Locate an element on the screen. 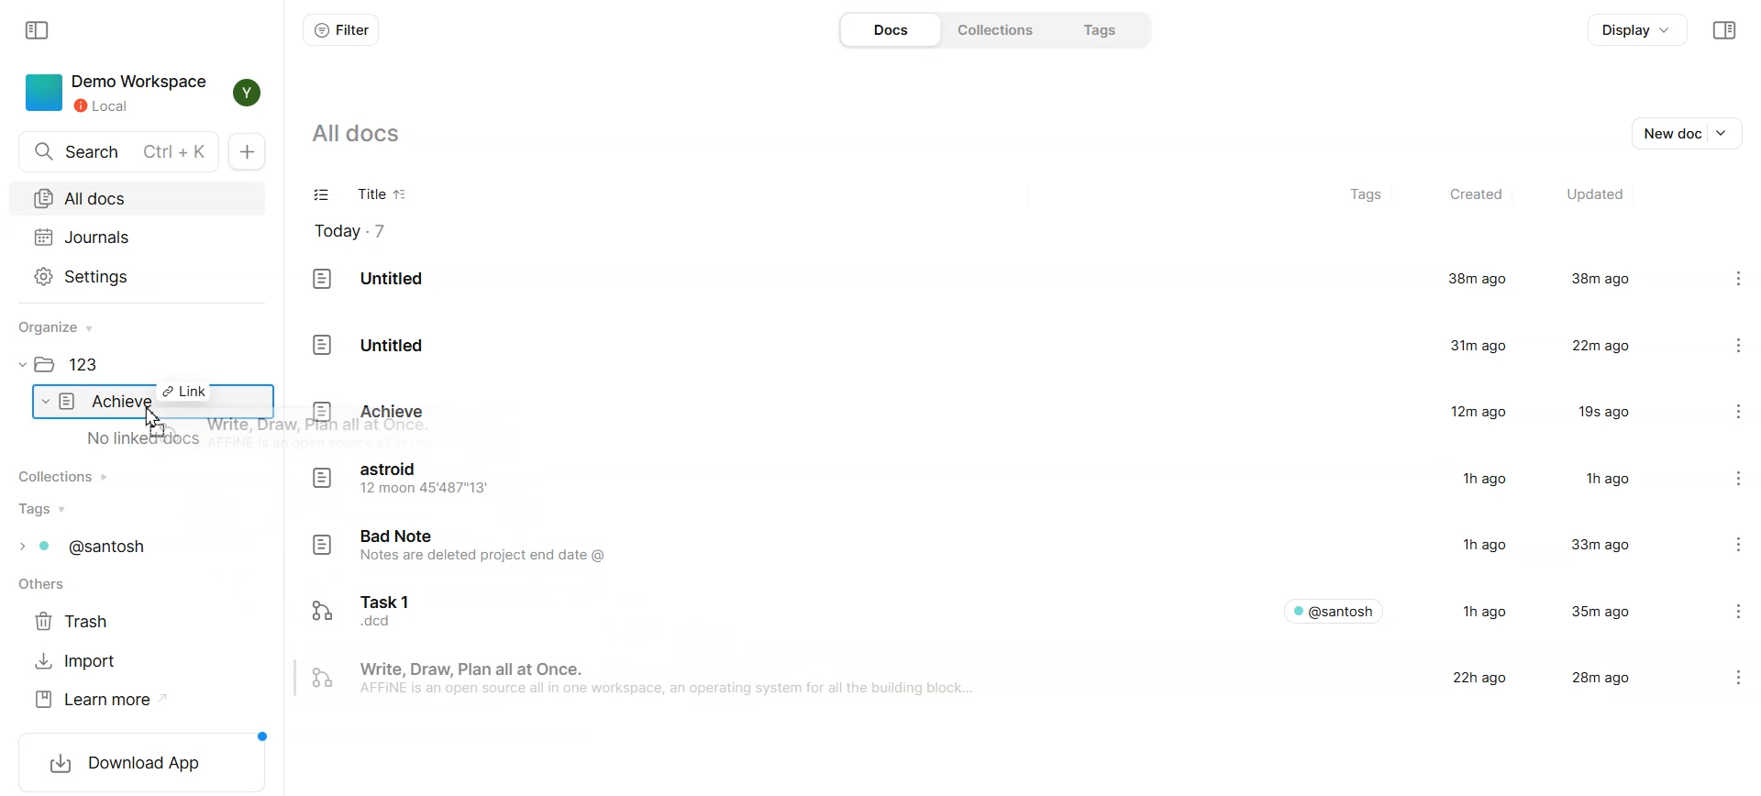 The image size is (1761, 796). Organize is located at coordinates (64, 327).